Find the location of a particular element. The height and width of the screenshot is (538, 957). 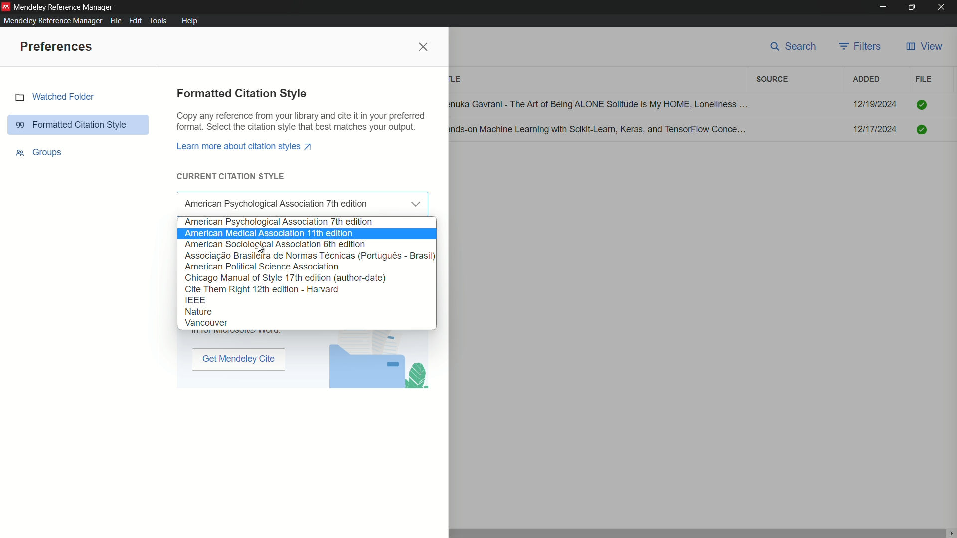

American Medical Association 11th Edition is located at coordinates (307, 235).